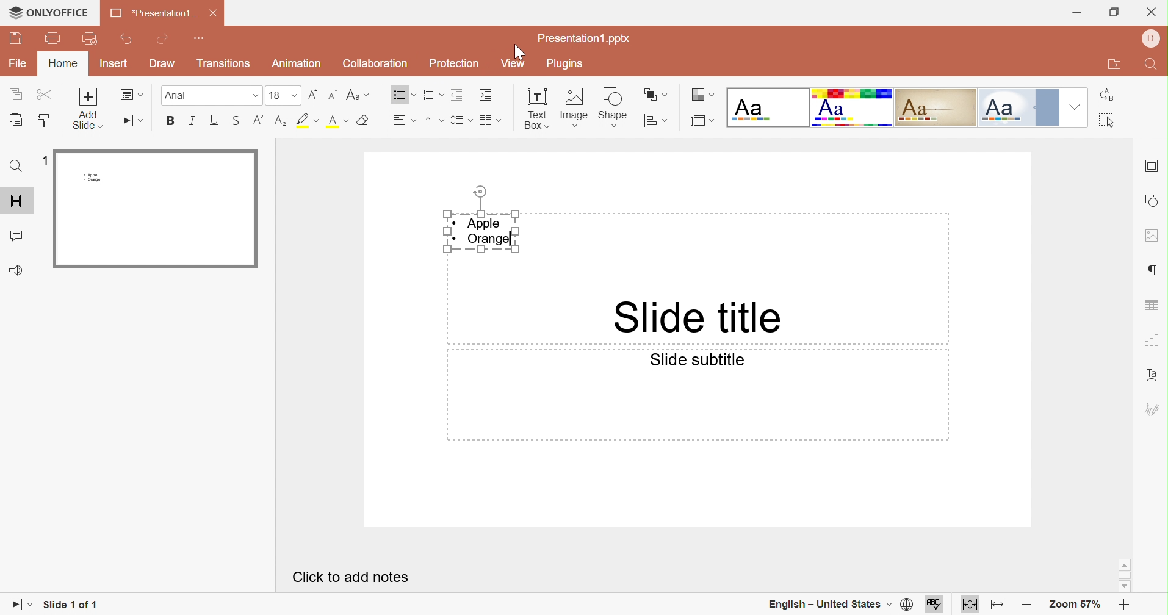 The width and height of the screenshot is (1168, 615). I want to click on set document language, so click(904, 605).